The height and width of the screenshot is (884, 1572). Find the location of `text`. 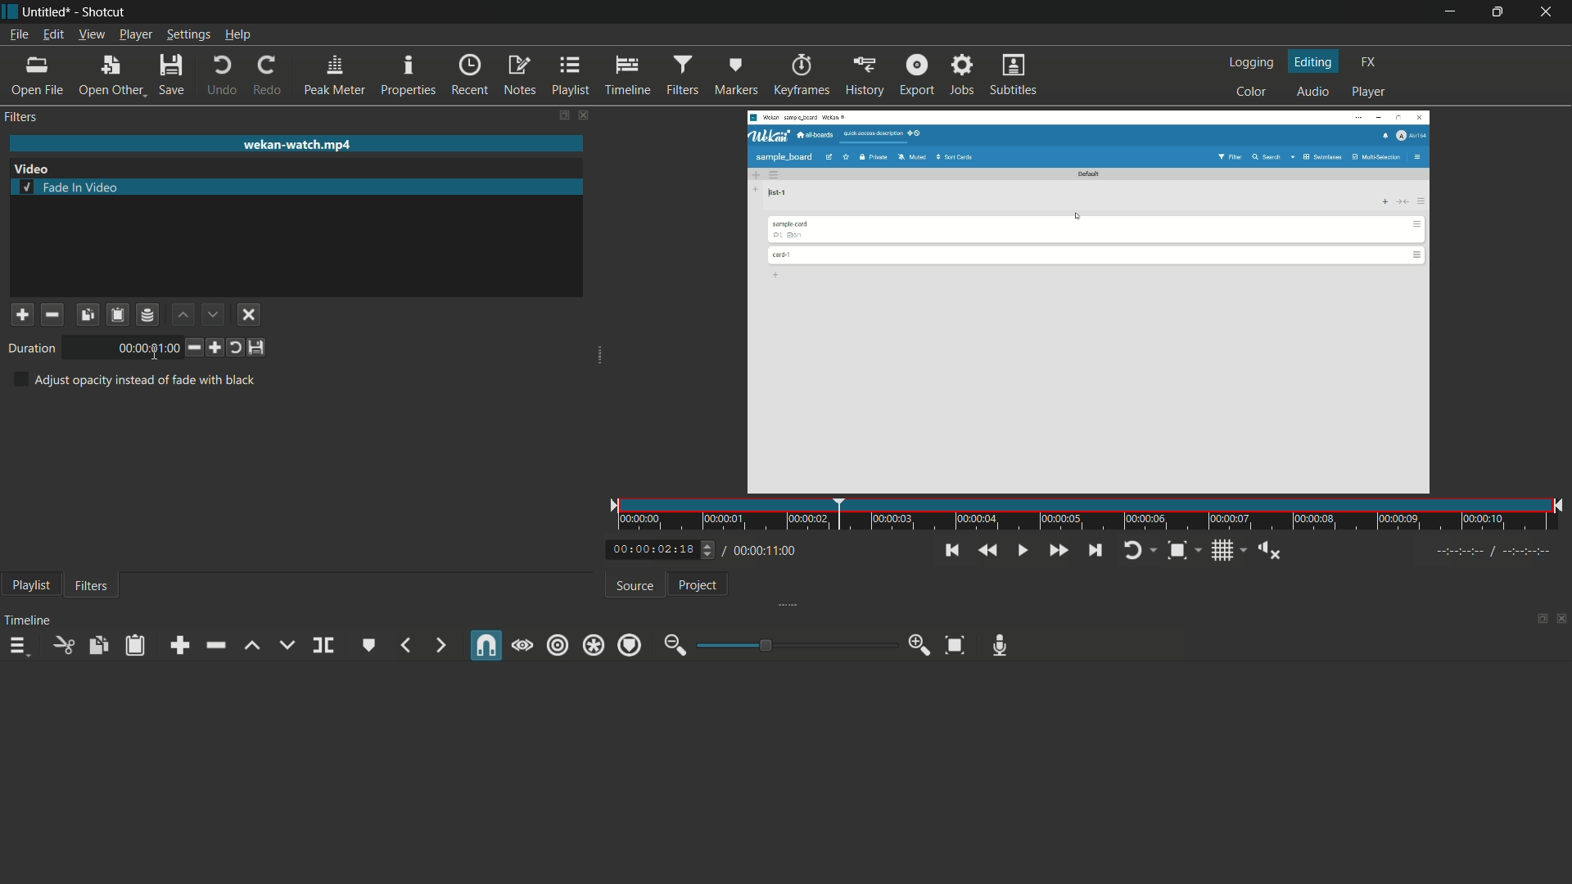

text is located at coordinates (133, 380).